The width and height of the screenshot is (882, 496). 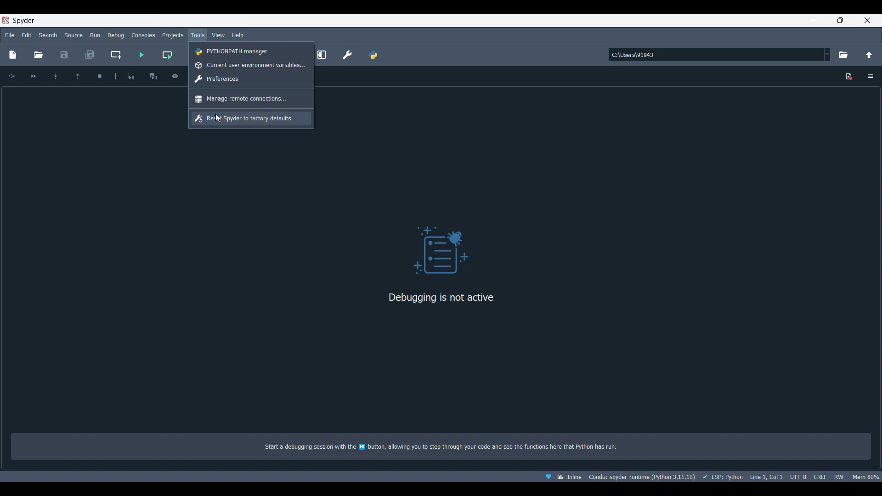 What do you see at coordinates (238, 35) in the screenshot?
I see `Help menu` at bounding box center [238, 35].